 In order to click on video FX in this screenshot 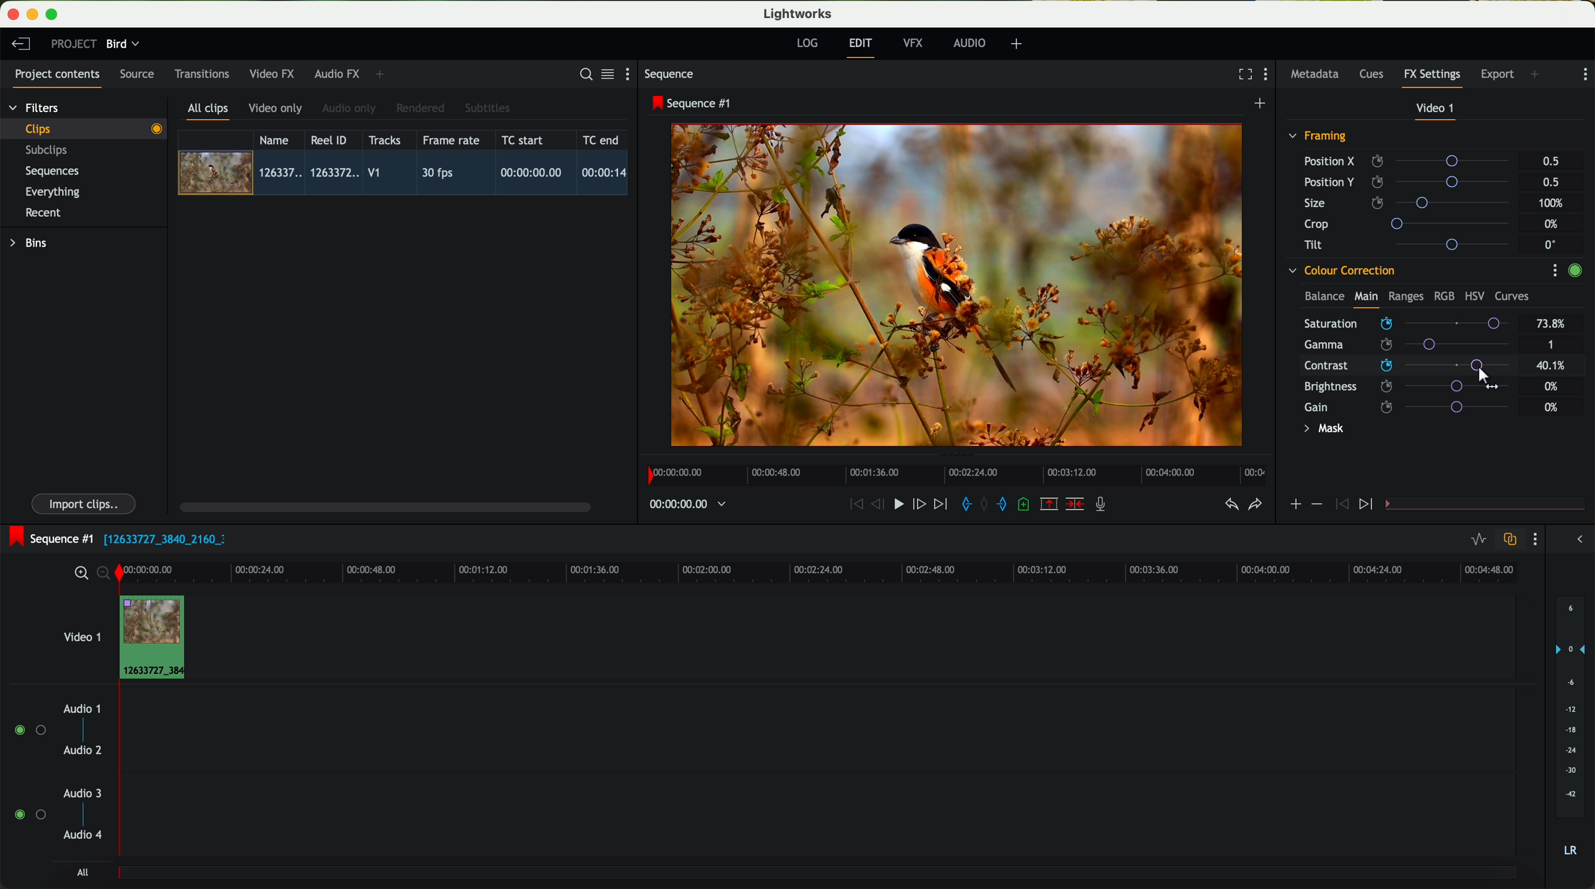, I will do `click(275, 74)`.